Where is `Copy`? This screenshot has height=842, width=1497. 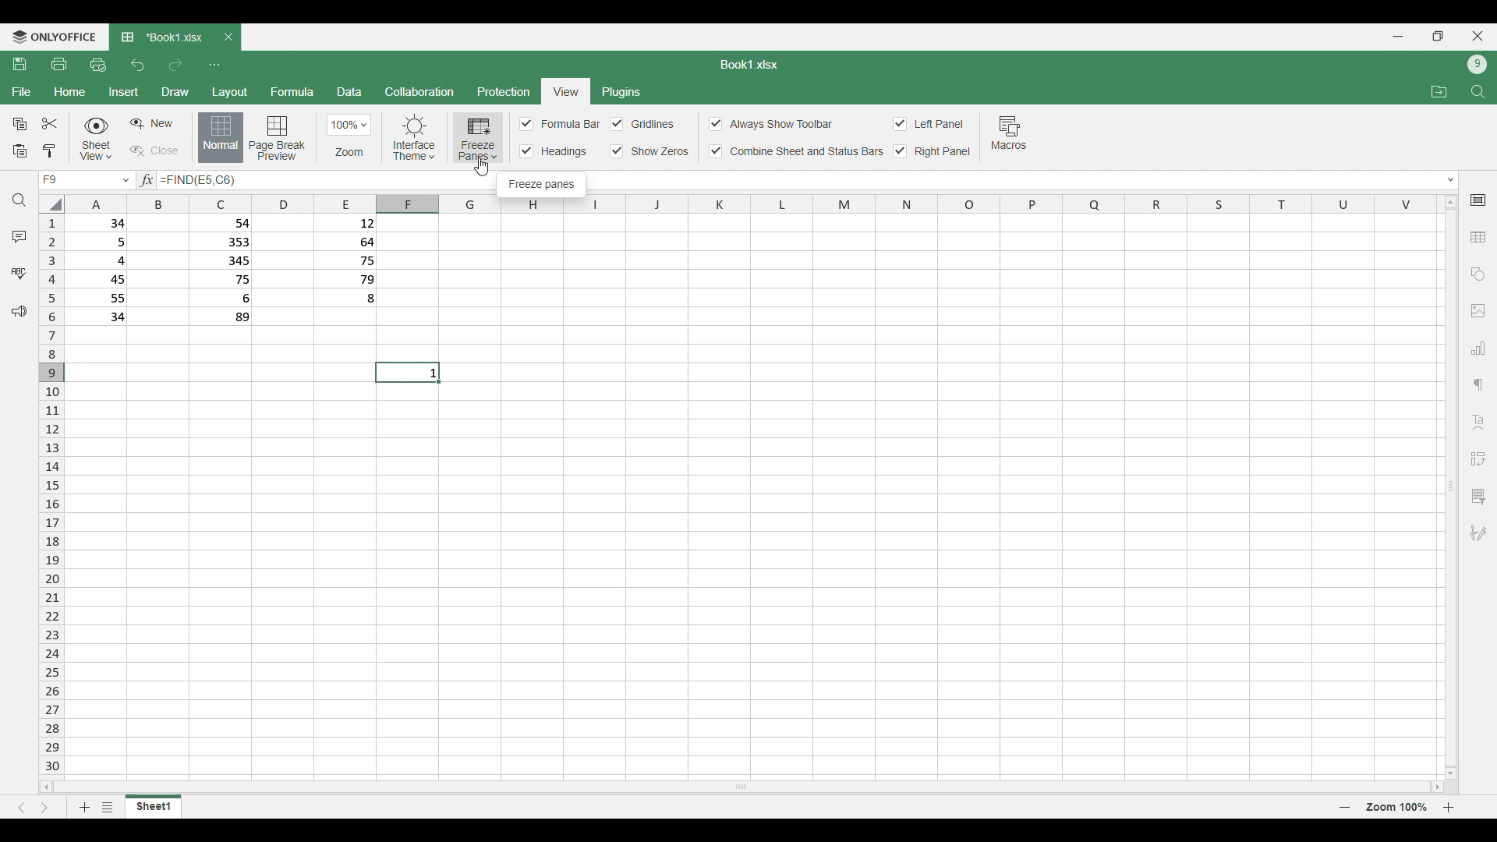
Copy is located at coordinates (19, 124).